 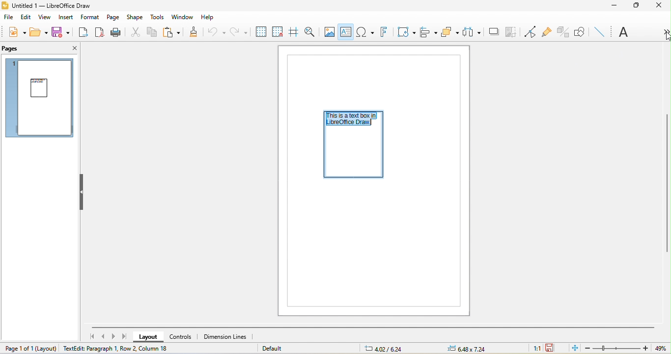 I want to click on 1:1, so click(x=536, y=348).